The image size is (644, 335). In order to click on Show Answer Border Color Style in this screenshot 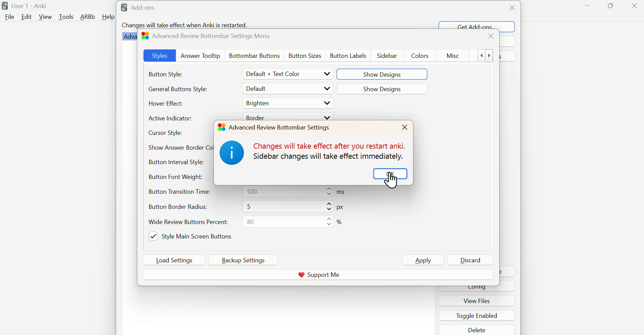, I will do `click(179, 148)`.